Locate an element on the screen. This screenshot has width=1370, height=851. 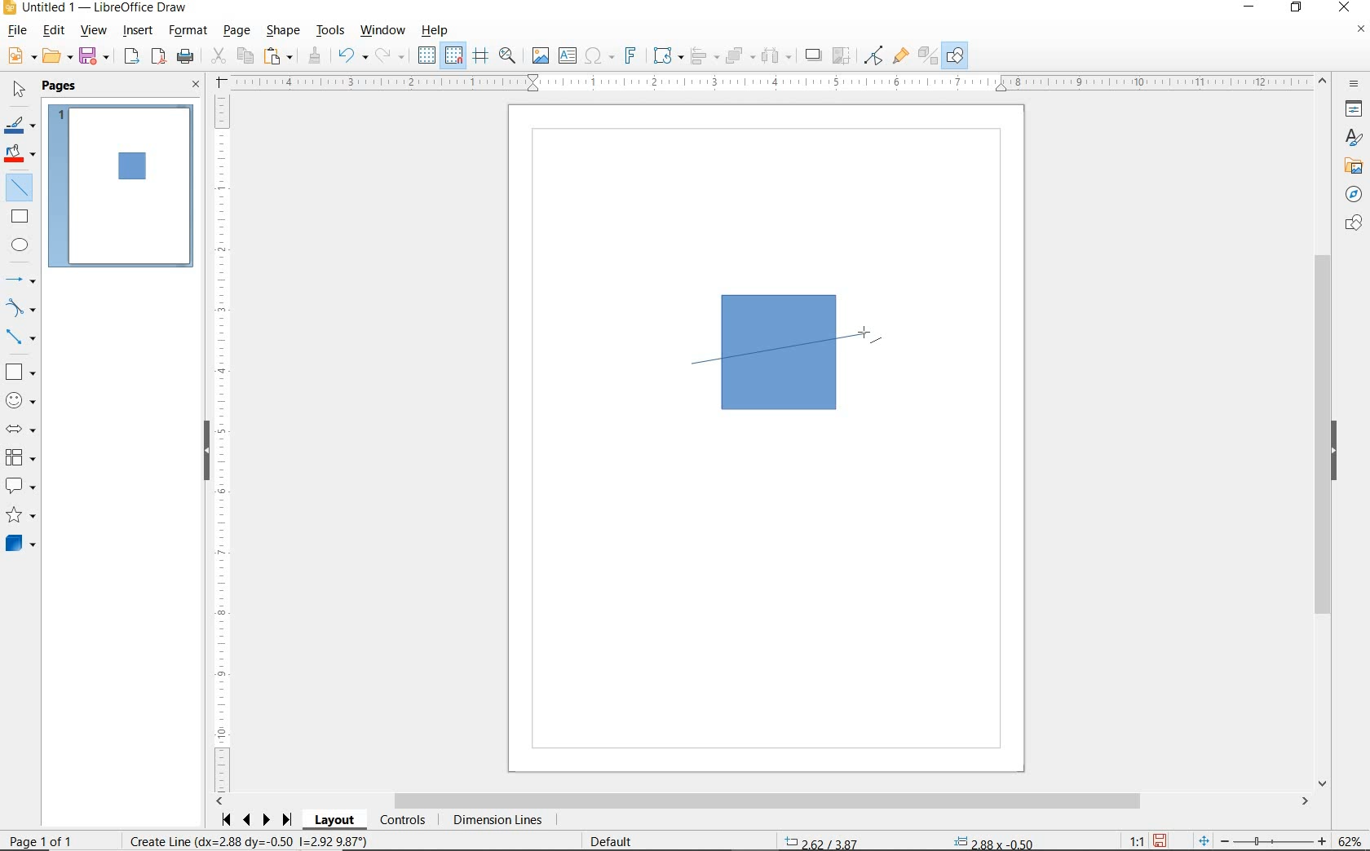
ZOOM FACTOR is located at coordinates (1349, 841).